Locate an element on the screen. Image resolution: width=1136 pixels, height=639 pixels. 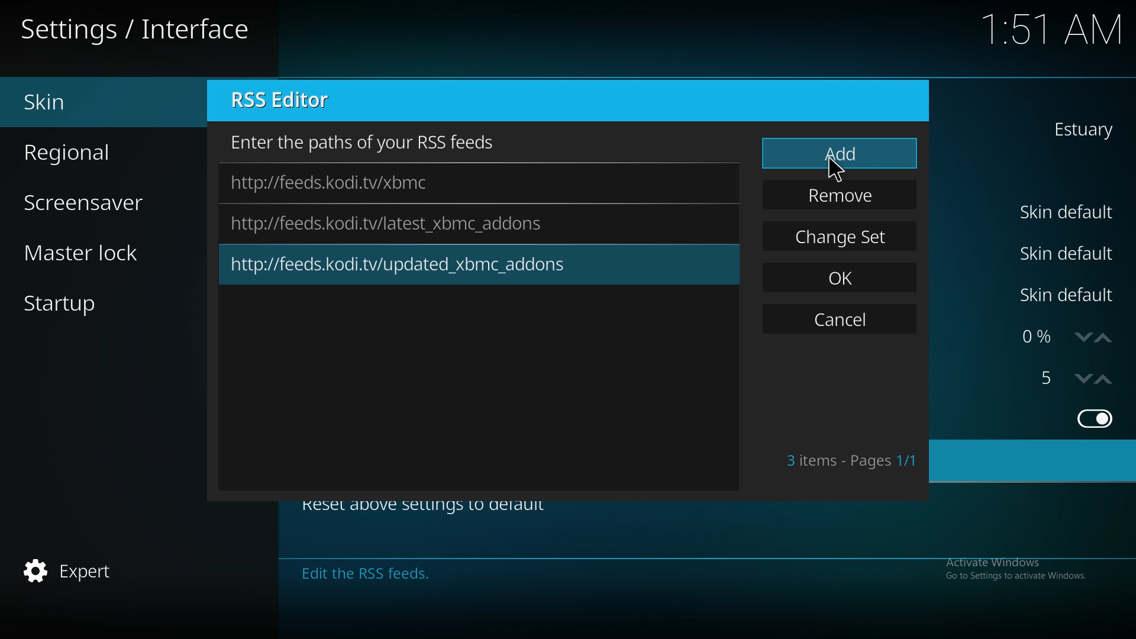
increase zoom is located at coordinates (1108, 338).